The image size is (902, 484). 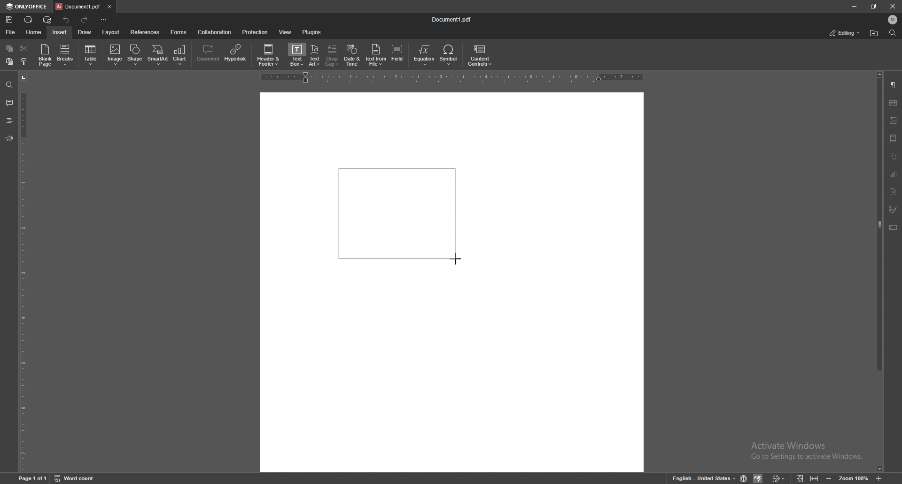 What do you see at coordinates (809, 451) in the screenshot?
I see `Activate Windows
Go to Settings to activate Windows.` at bounding box center [809, 451].